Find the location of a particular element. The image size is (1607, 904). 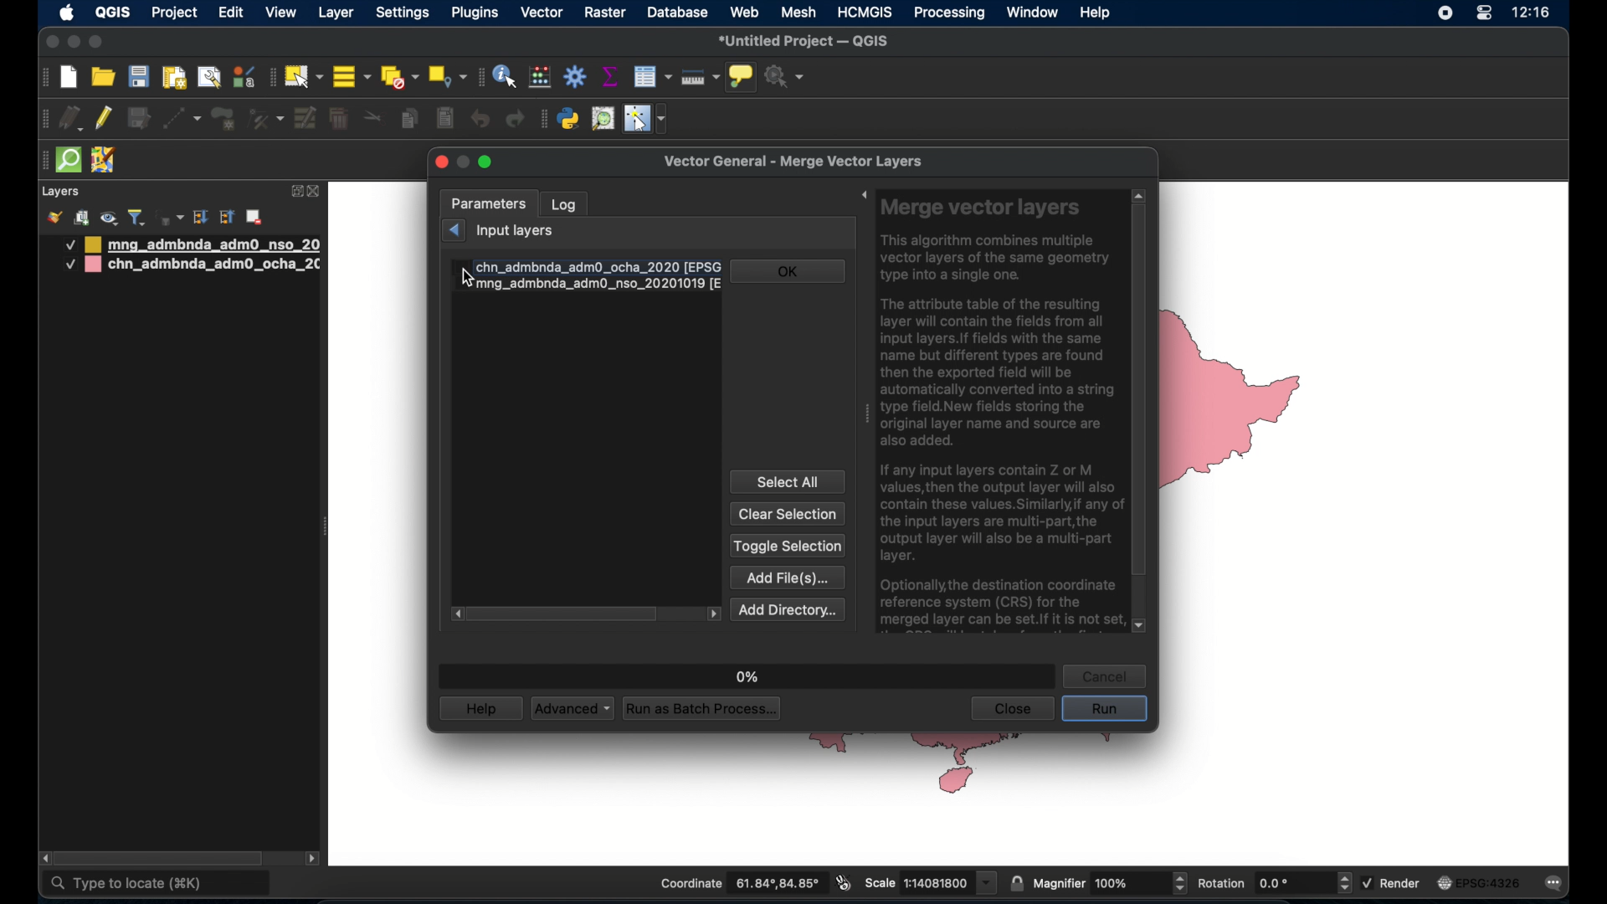

select by area or single click is located at coordinates (305, 74).